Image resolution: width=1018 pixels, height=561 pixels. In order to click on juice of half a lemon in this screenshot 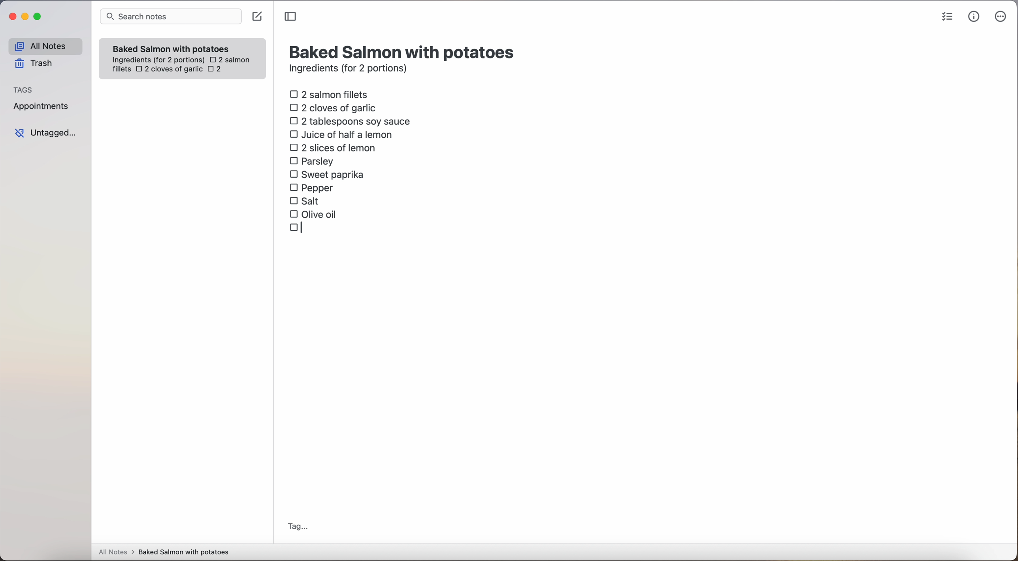, I will do `click(343, 134)`.